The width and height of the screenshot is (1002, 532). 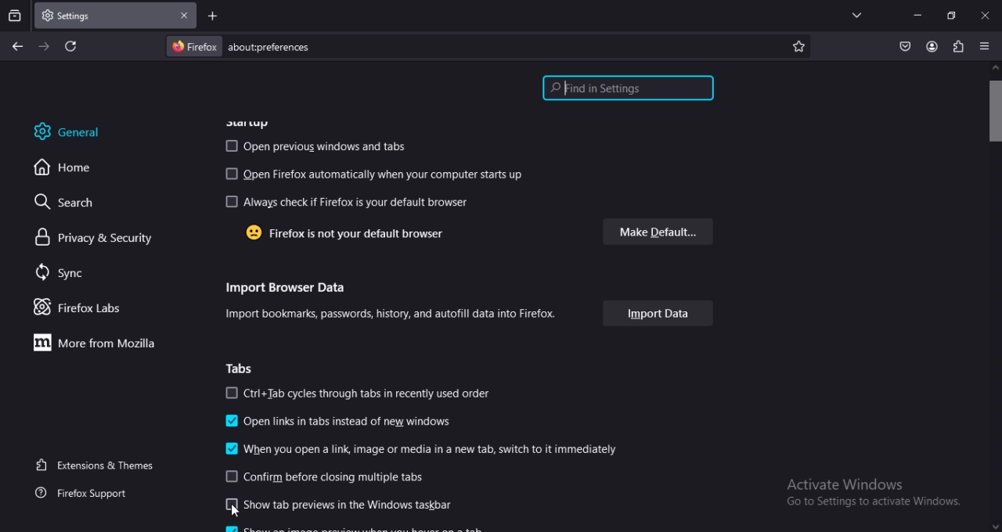 What do you see at coordinates (800, 45) in the screenshot?
I see `bookmark page` at bounding box center [800, 45].